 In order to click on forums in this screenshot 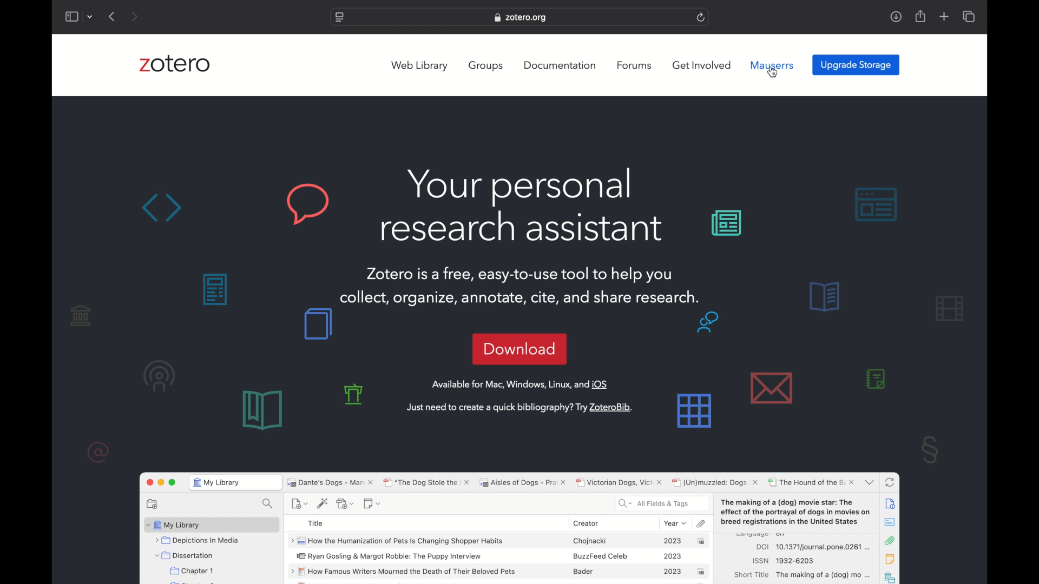, I will do `click(635, 65)`.